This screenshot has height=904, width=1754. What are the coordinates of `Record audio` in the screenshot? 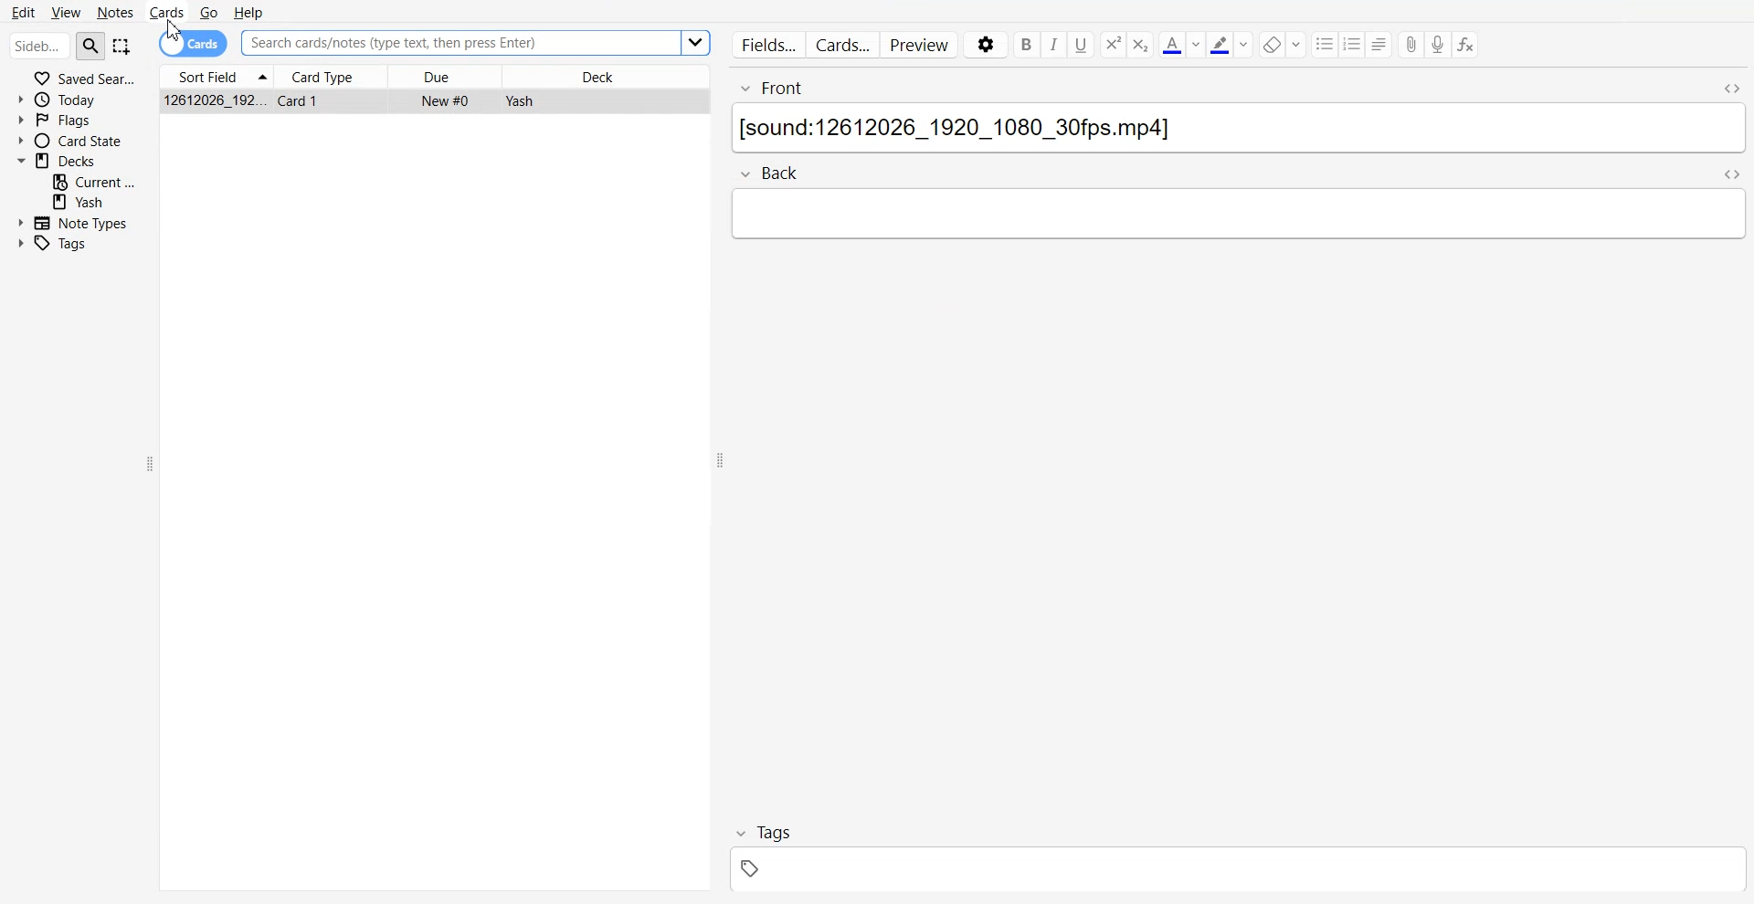 It's located at (1439, 45).